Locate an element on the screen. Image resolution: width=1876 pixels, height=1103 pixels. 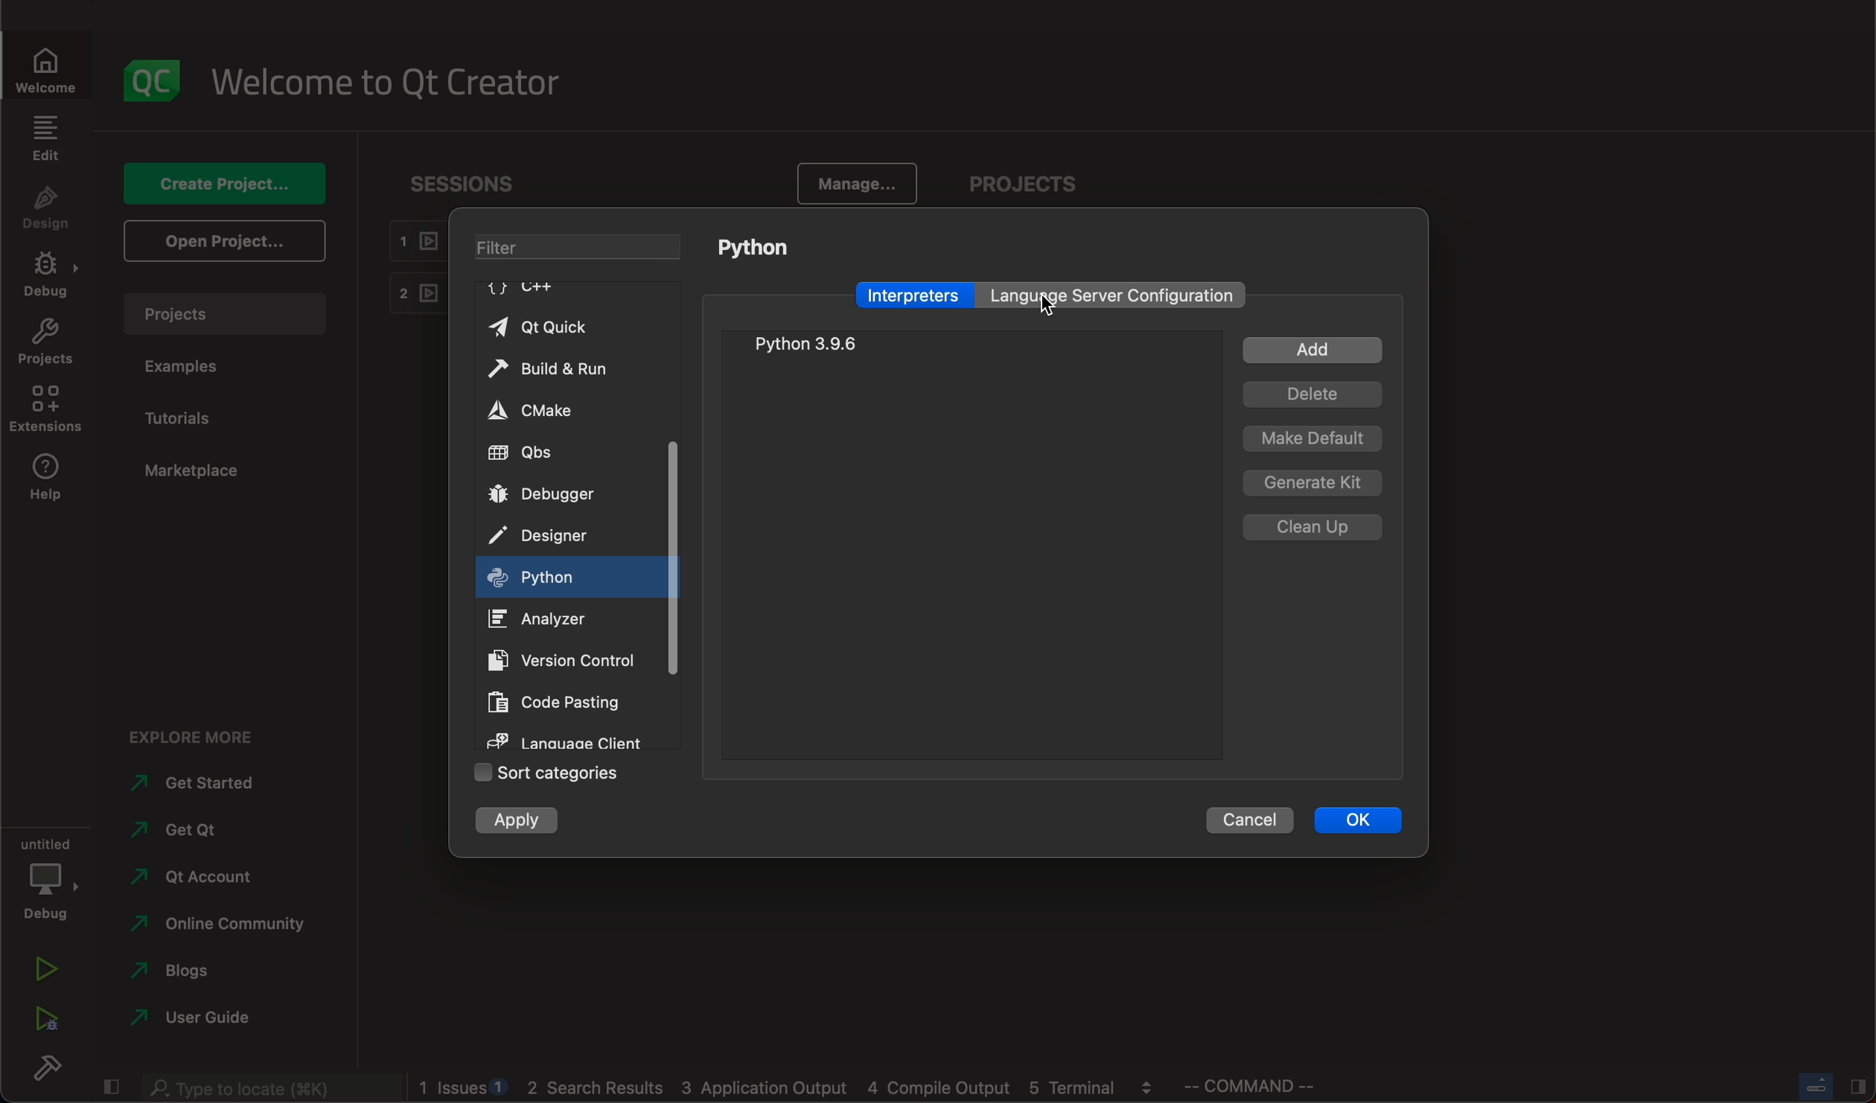
community is located at coordinates (228, 925).